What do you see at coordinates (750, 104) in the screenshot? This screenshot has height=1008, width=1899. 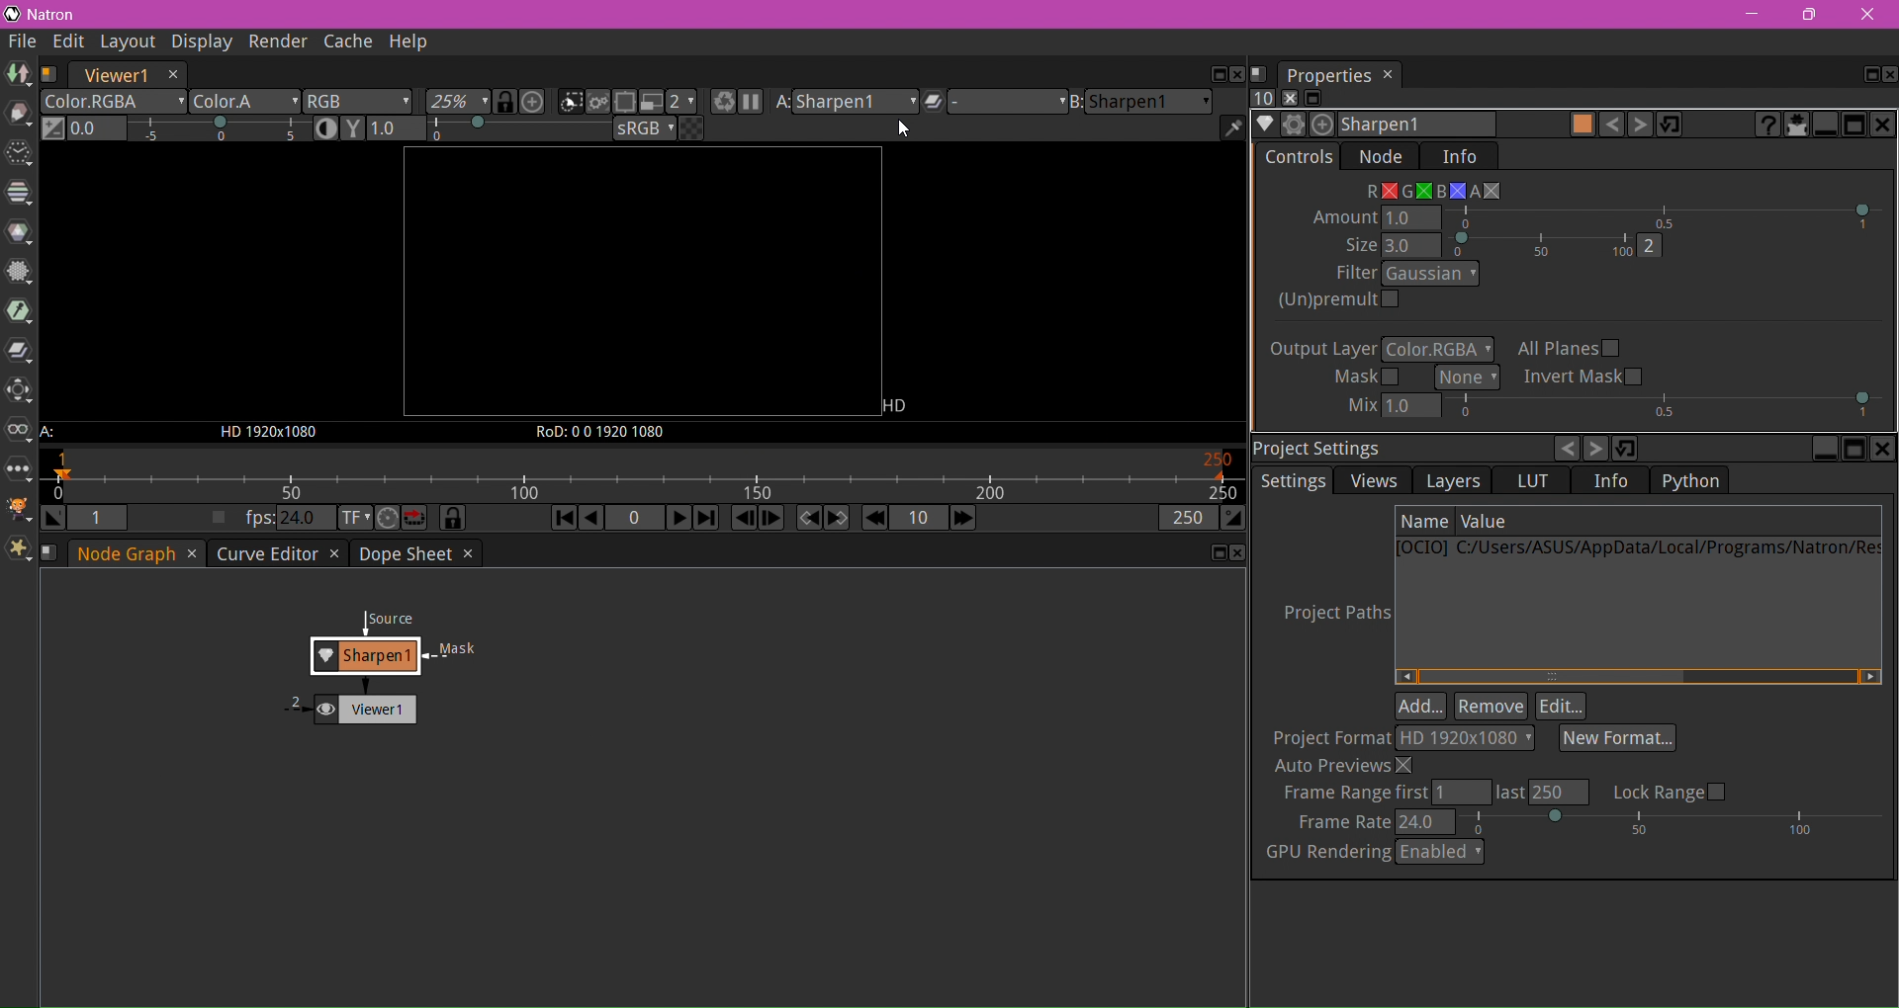 I see `Pause Updates` at bounding box center [750, 104].